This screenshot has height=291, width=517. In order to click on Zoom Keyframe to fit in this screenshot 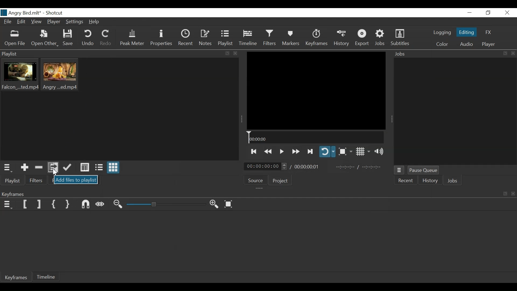, I will do `click(230, 205)`.